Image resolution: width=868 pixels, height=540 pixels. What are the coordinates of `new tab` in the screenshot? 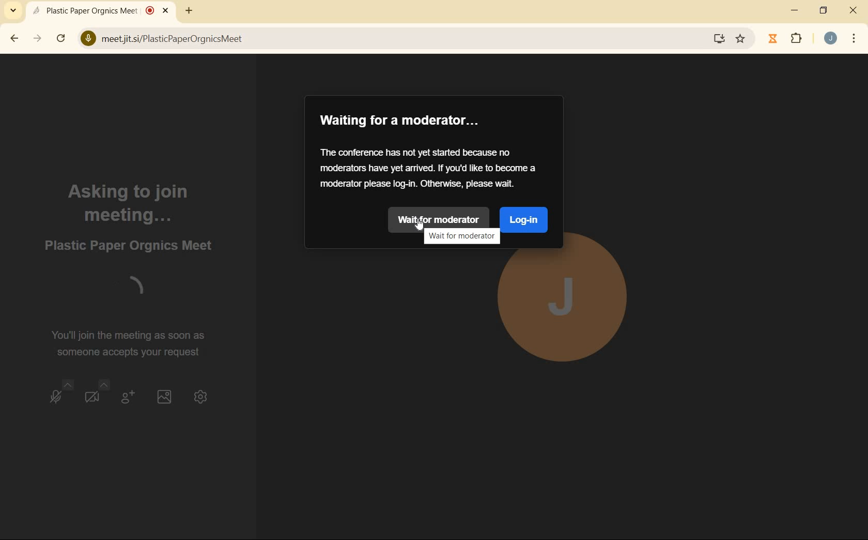 It's located at (187, 12).